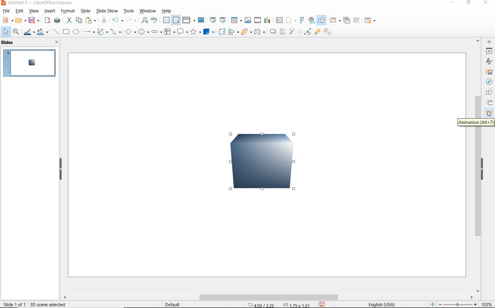 This screenshot has height=308, width=495. I want to click on master slide, so click(202, 20).